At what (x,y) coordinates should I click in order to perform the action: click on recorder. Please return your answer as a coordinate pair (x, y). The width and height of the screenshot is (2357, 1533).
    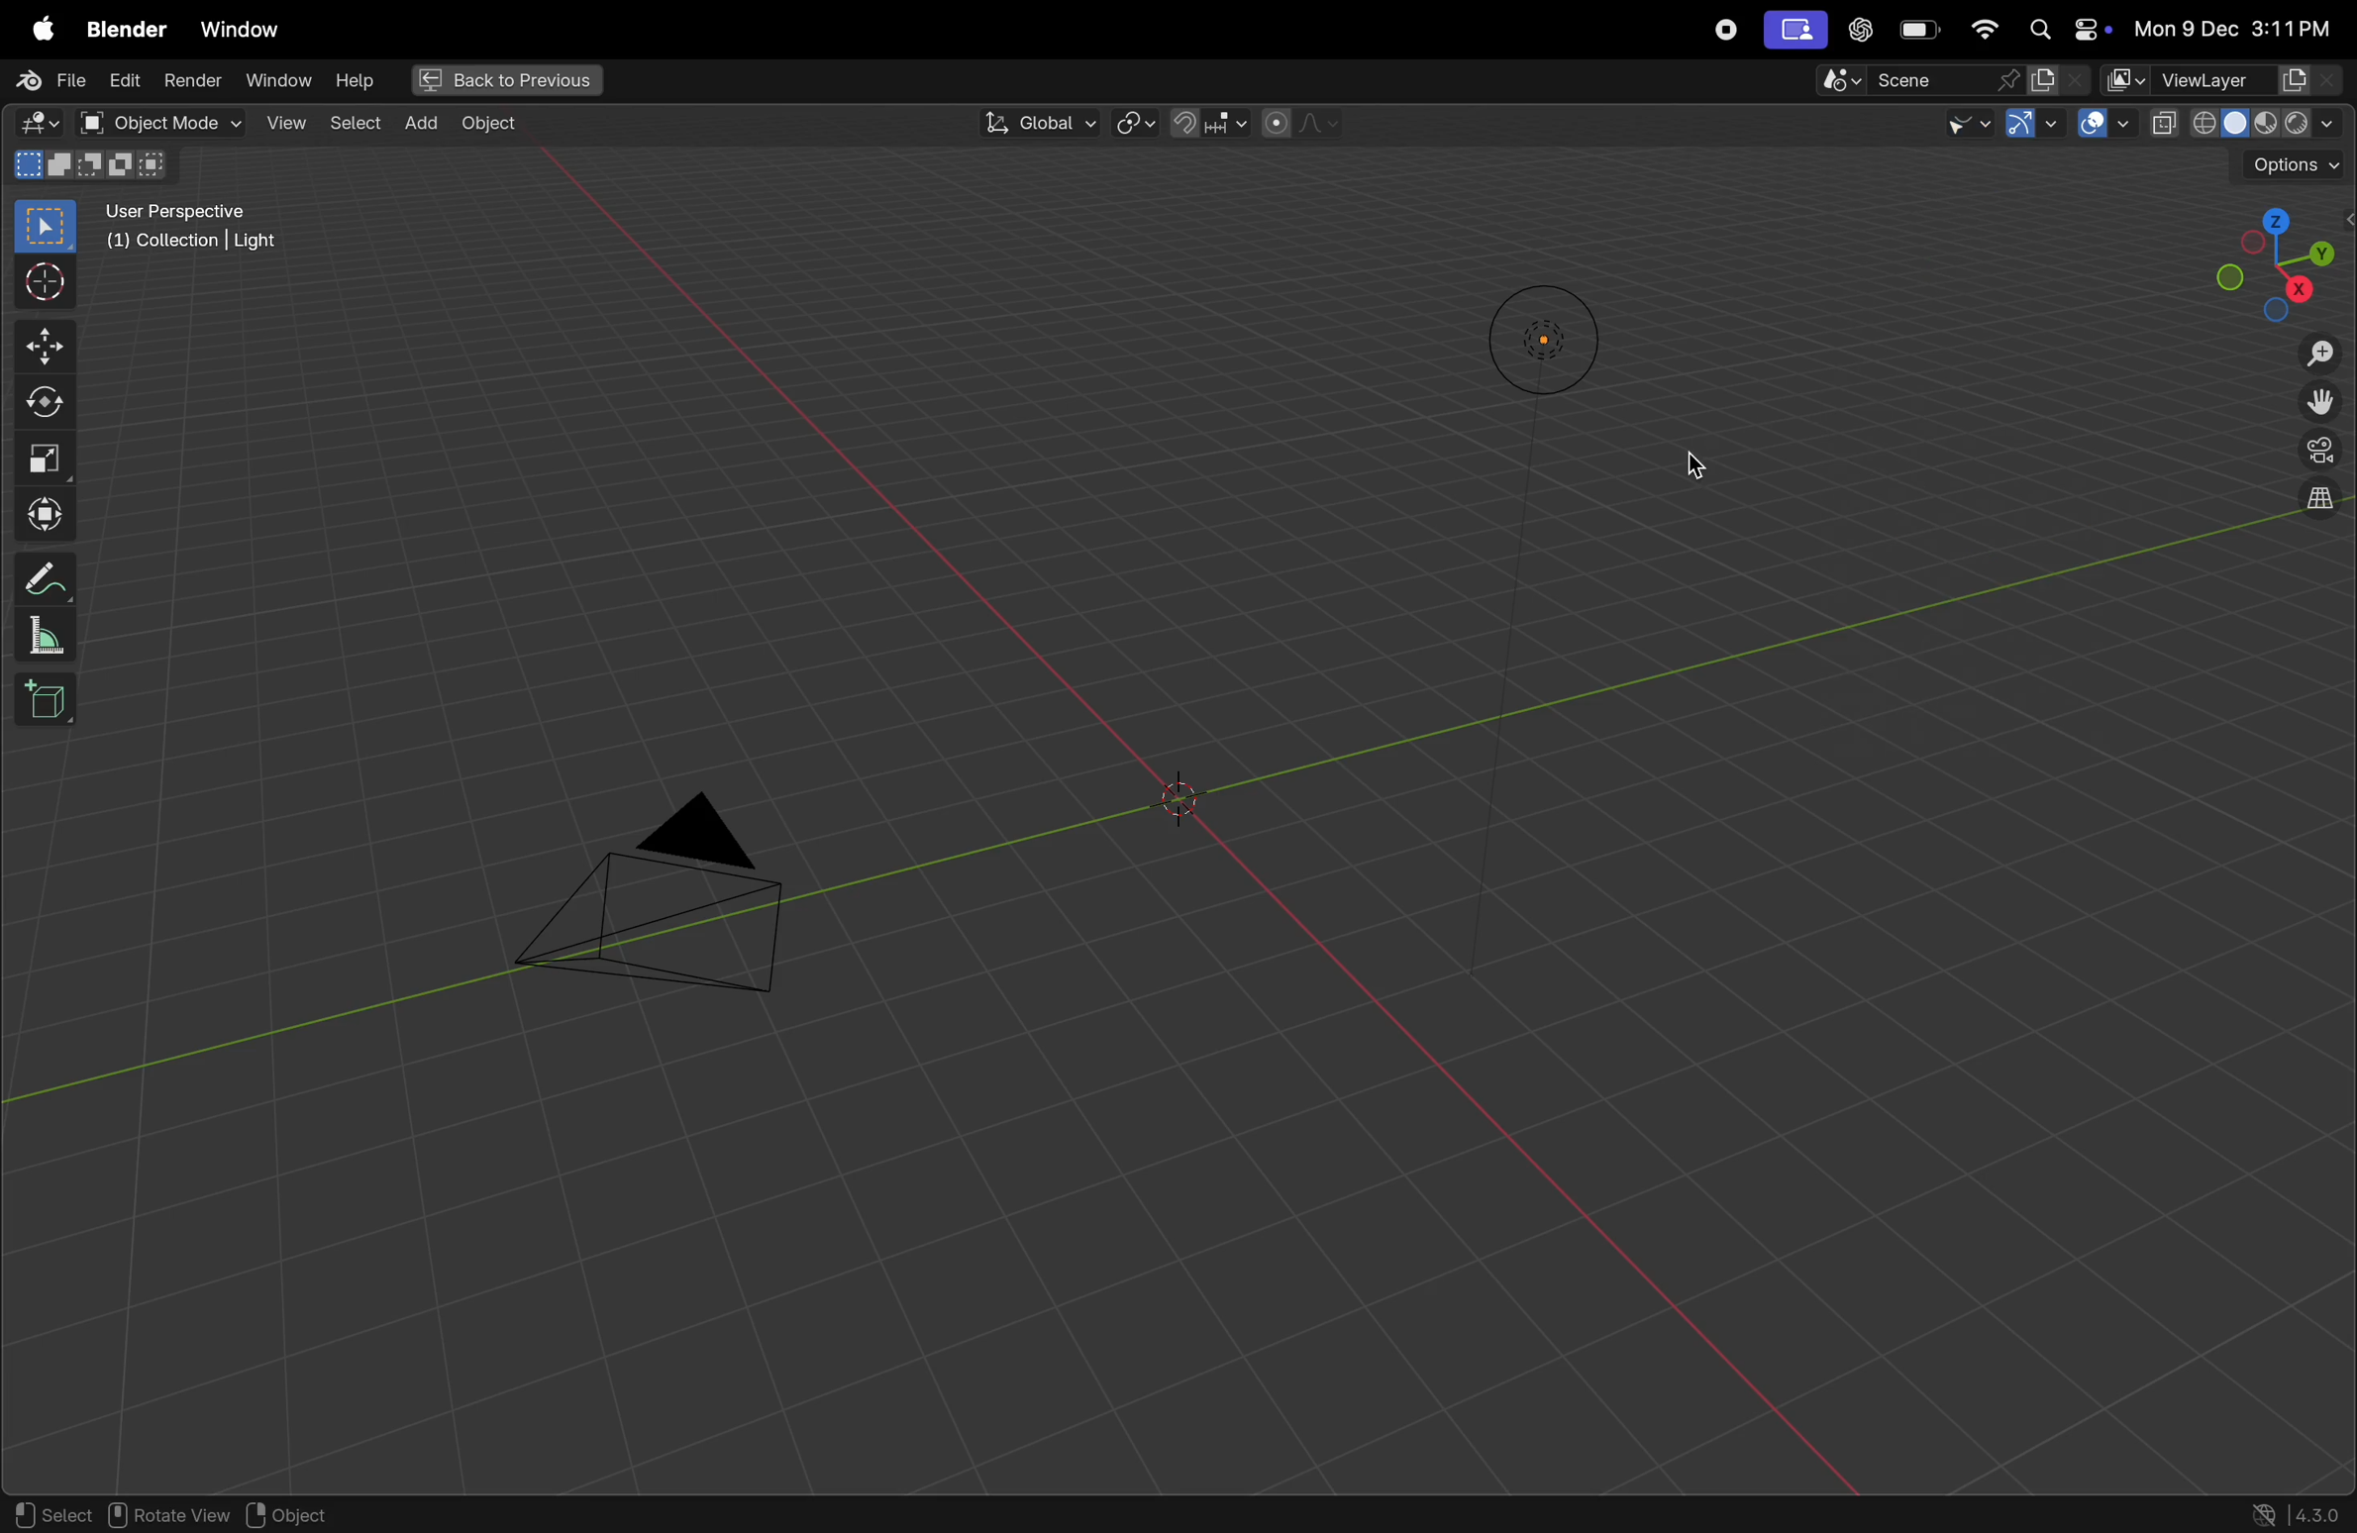
    Looking at the image, I should click on (1728, 33).